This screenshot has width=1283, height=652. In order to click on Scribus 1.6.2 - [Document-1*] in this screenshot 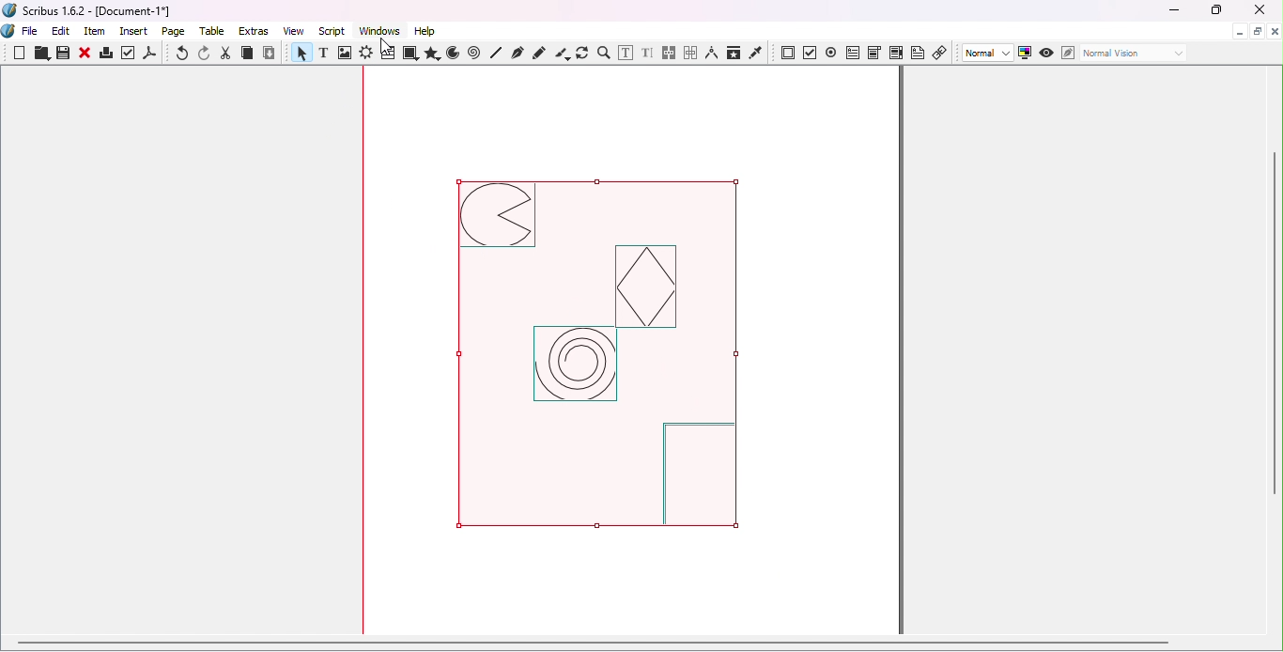, I will do `click(95, 12)`.